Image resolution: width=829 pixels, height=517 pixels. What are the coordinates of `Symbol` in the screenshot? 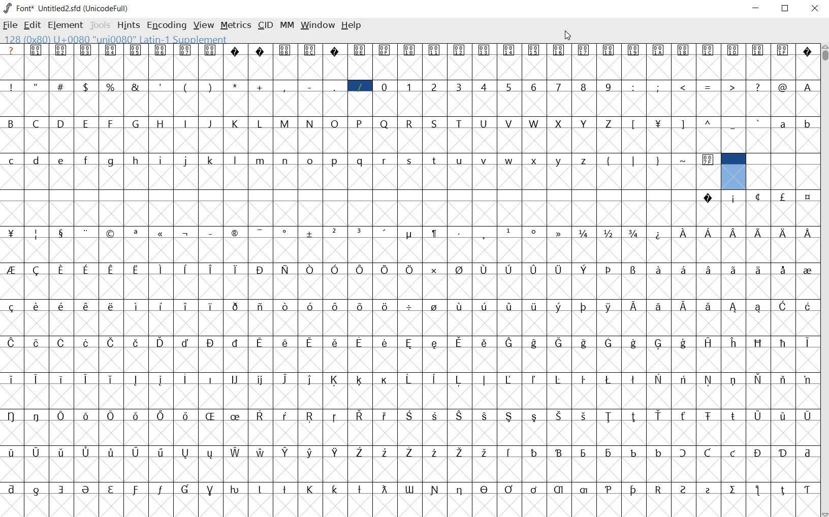 It's located at (683, 306).